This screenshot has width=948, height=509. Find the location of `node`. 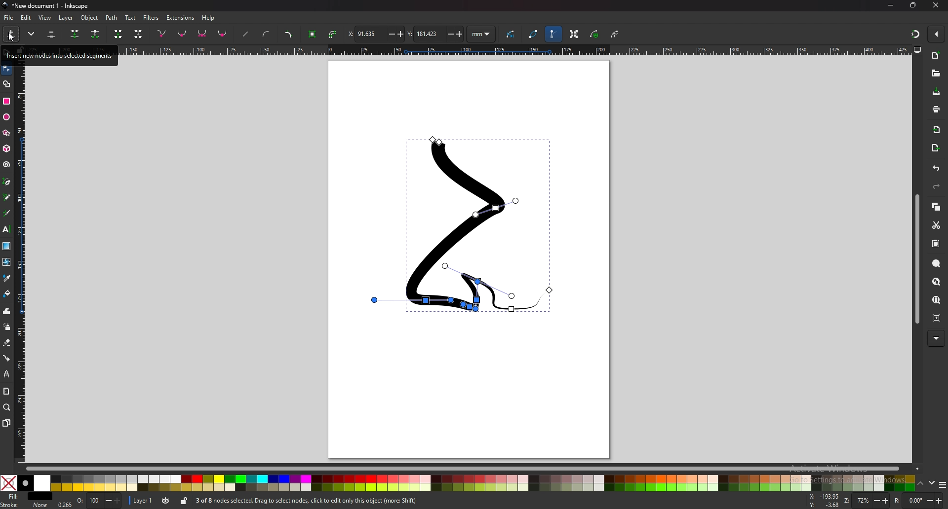

node is located at coordinates (6, 68).